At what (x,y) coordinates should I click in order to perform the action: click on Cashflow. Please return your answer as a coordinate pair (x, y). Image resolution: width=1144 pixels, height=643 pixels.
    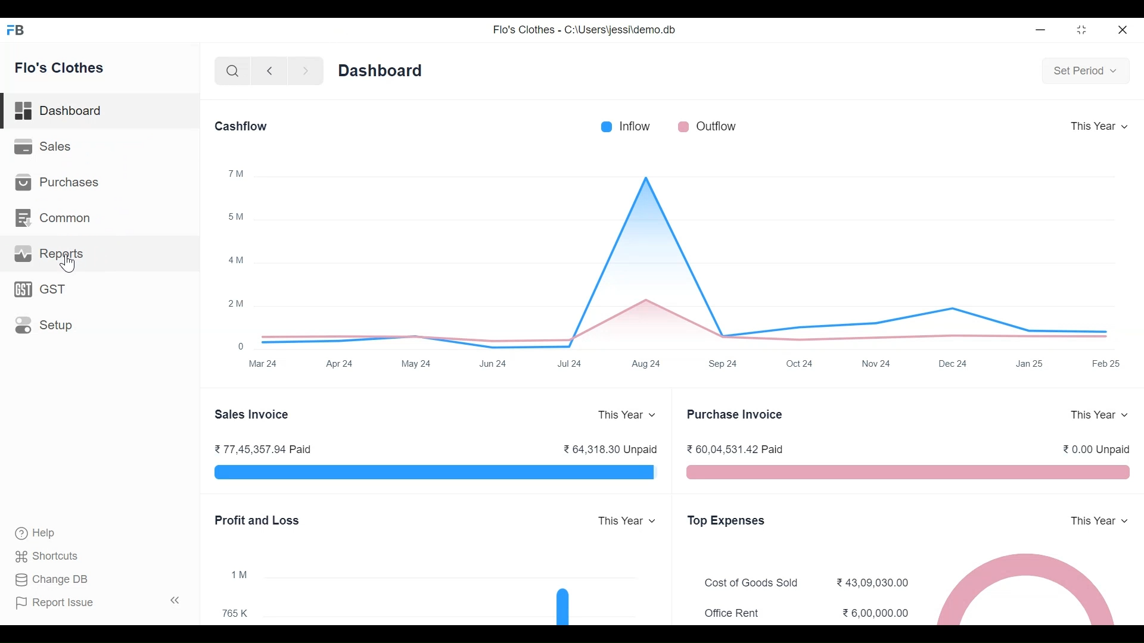
    Looking at the image, I should click on (242, 126).